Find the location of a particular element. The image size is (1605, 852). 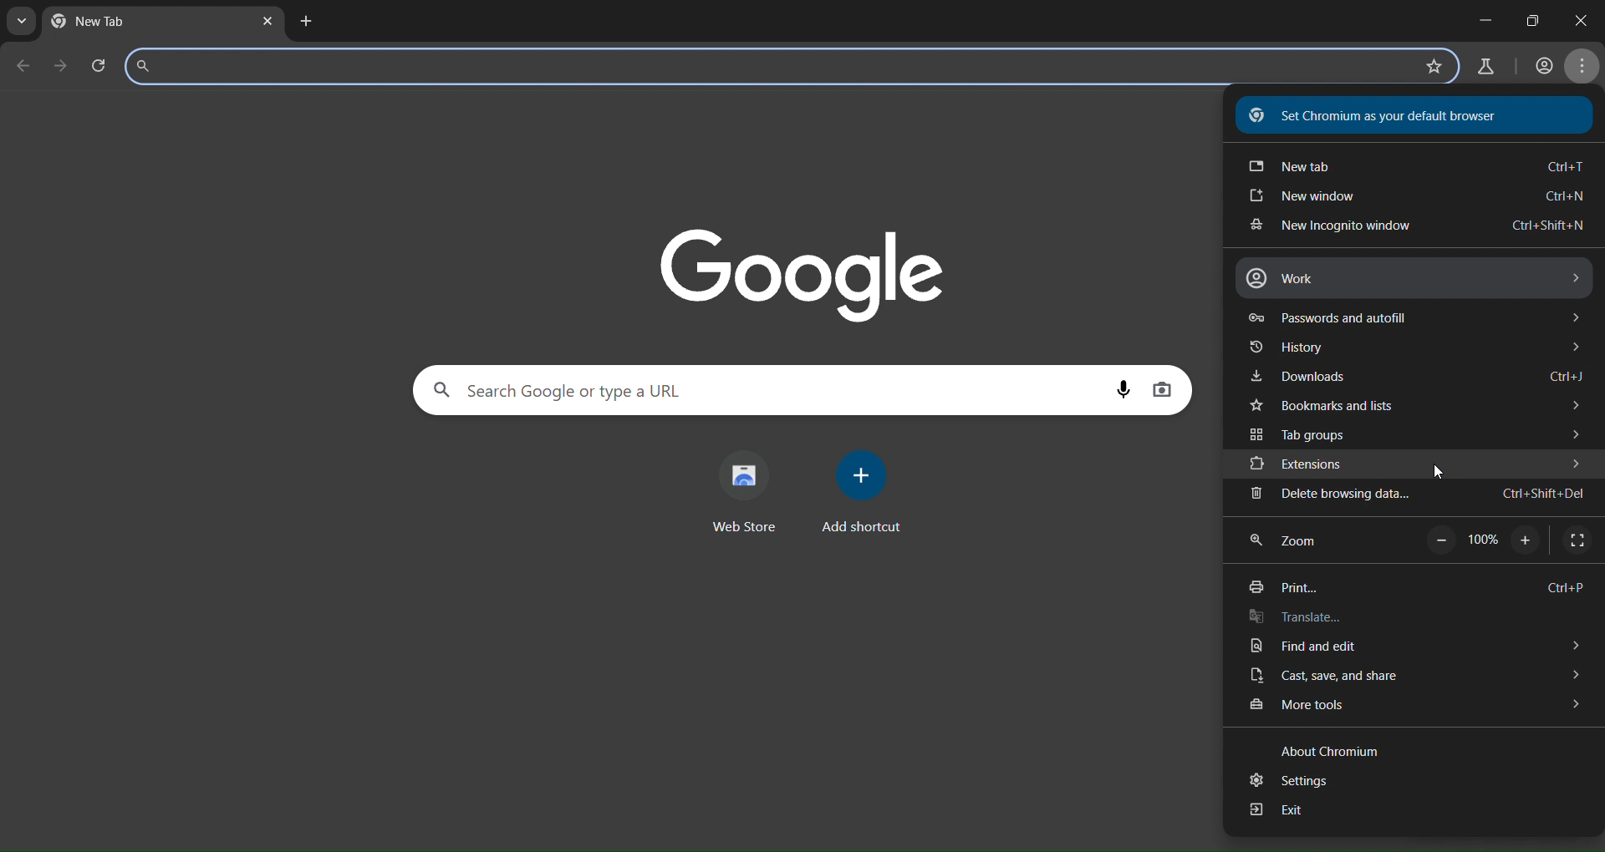

current tab is located at coordinates (100, 22).